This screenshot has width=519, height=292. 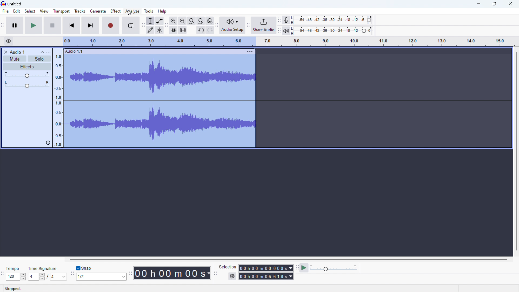 What do you see at coordinates (151, 21) in the screenshot?
I see `selection tool` at bounding box center [151, 21].